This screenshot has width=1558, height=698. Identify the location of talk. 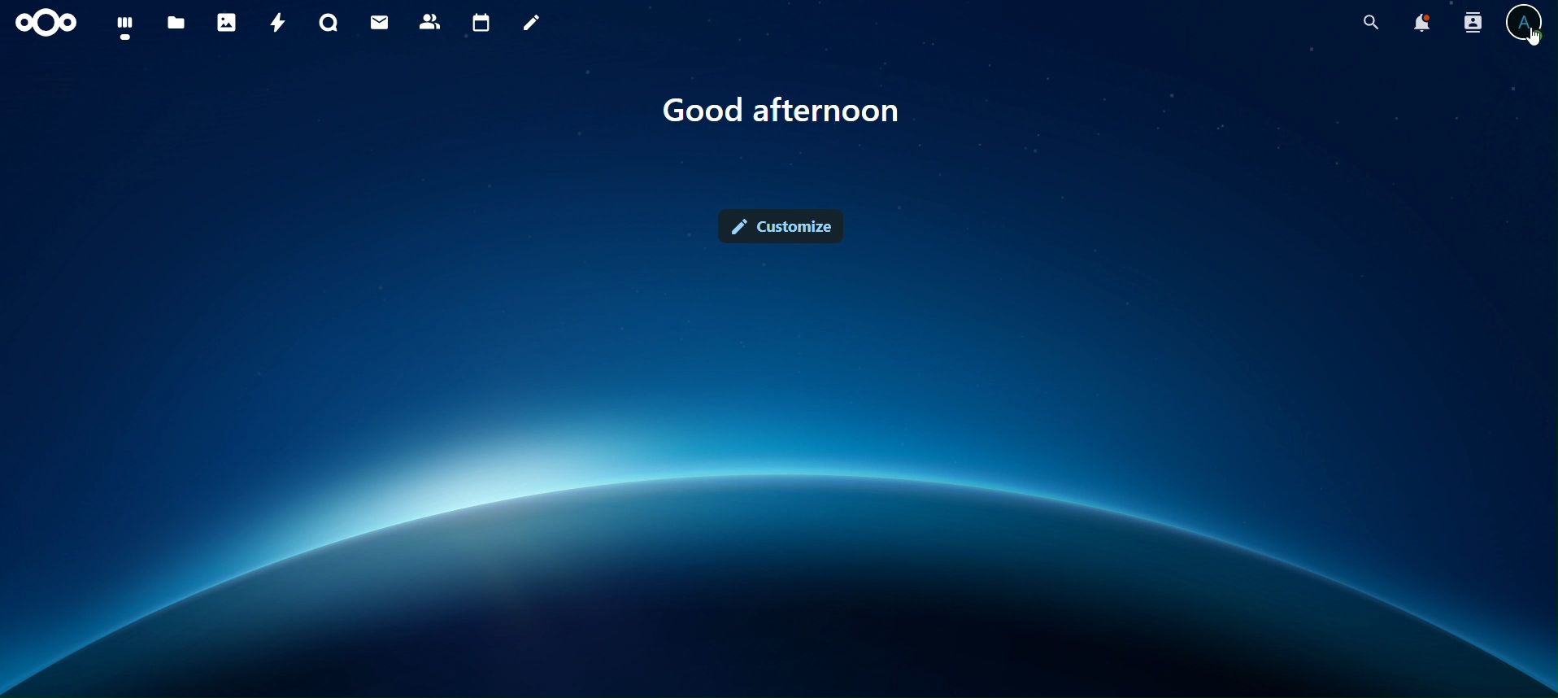
(327, 23).